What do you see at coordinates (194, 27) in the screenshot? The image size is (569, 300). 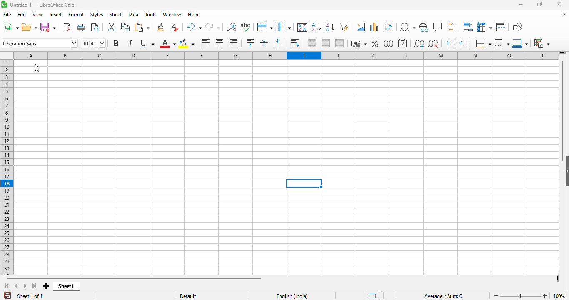 I see `undo` at bounding box center [194, 27].